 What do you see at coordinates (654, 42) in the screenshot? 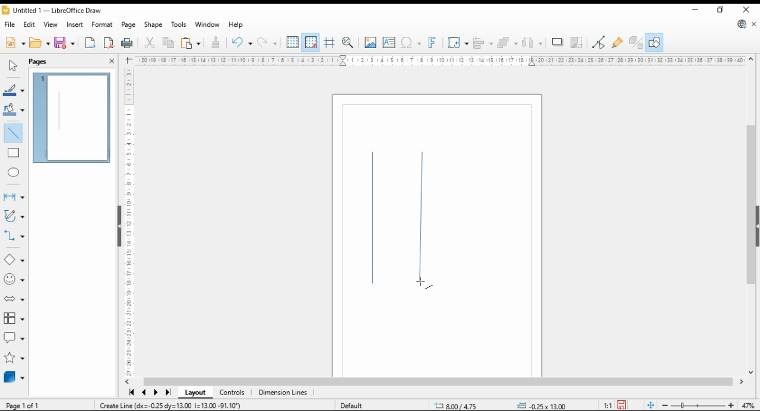
I see `show draw functions` at bounding box center [654, 42].